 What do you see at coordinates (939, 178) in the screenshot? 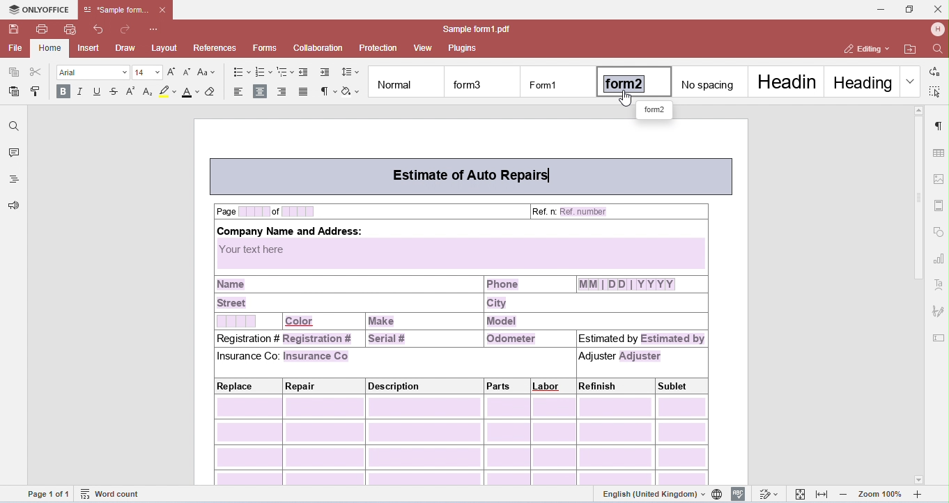
I see `image settings` at bounding box center [939, 178].